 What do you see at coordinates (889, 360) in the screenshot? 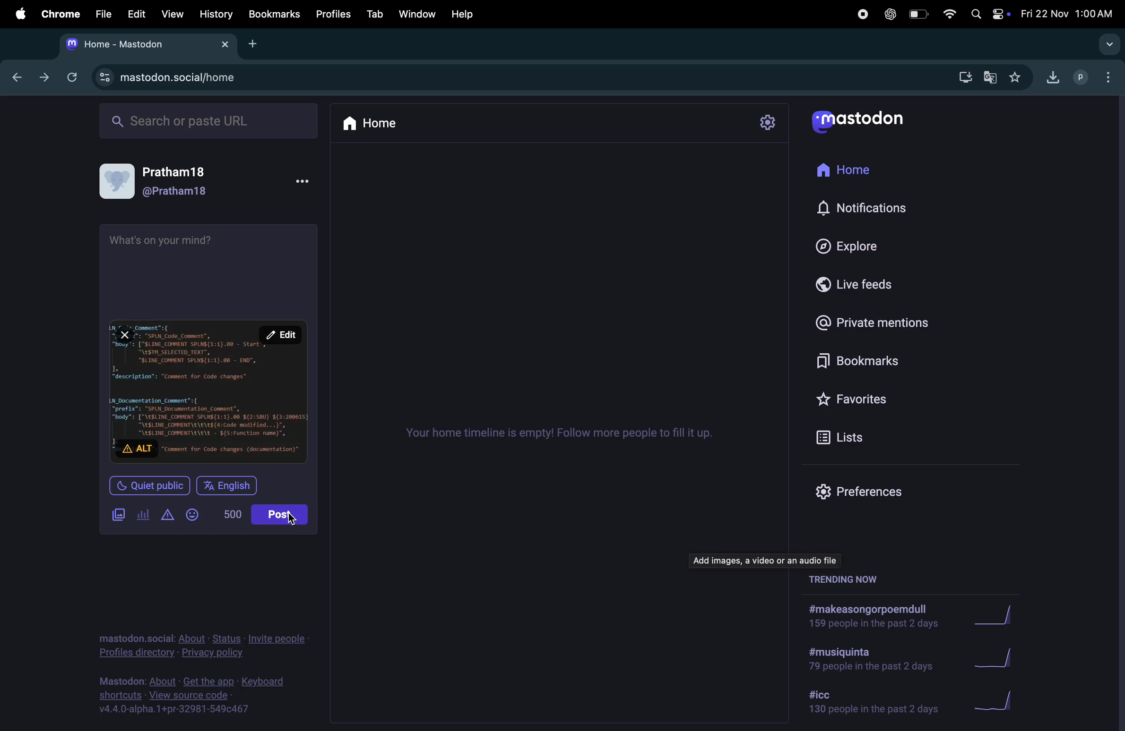
I see `bookmarks` at bounding box center [889, 360].